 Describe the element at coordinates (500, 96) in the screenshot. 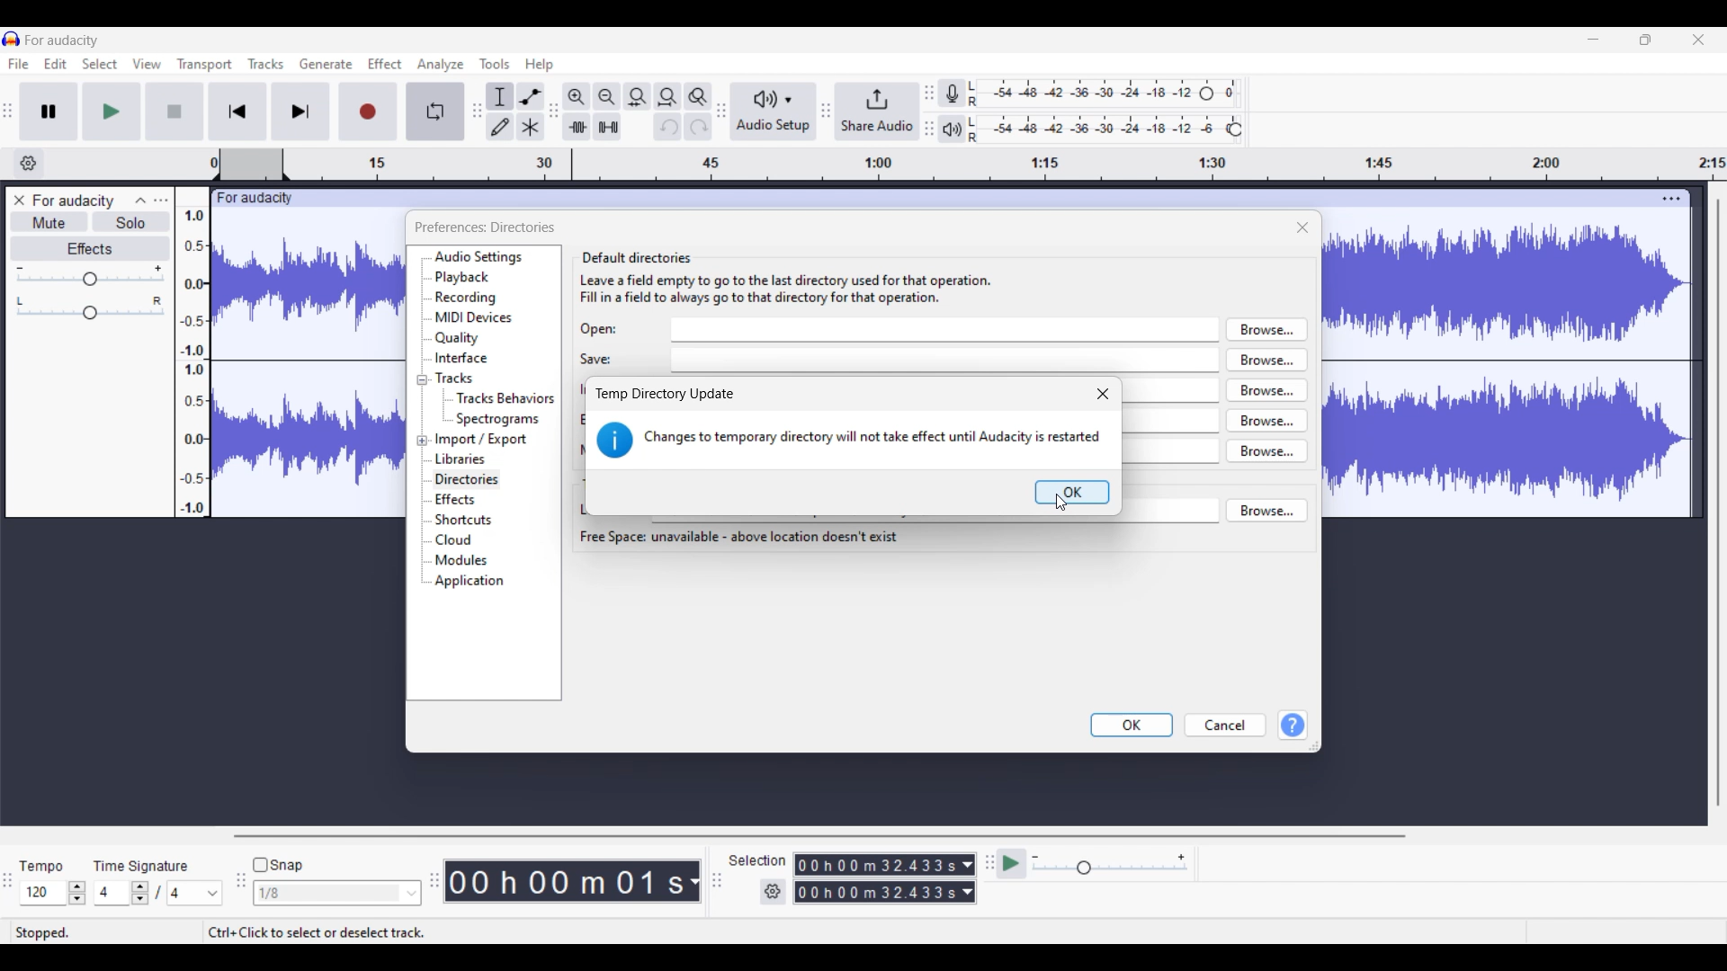

I see `Selection tool` at that location.